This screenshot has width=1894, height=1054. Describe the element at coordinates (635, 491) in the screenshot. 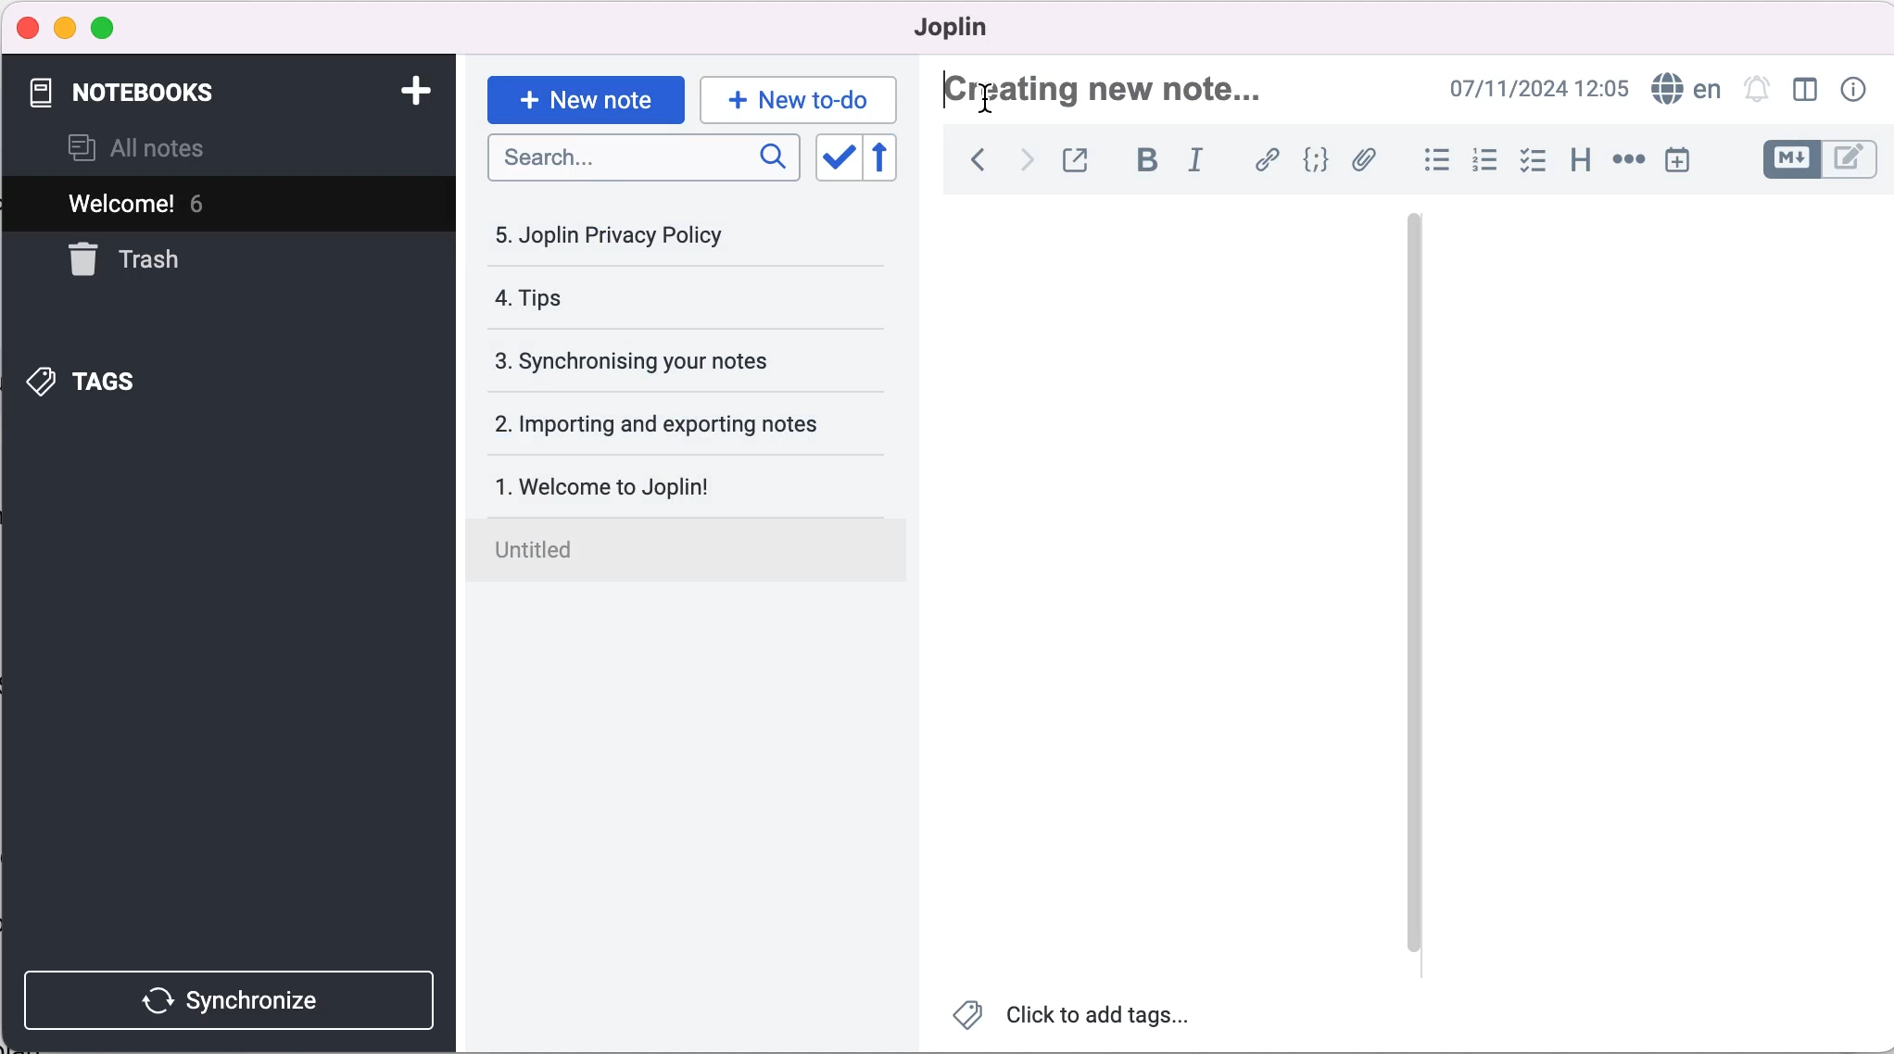

I see `welcome to joplin!` at that location.